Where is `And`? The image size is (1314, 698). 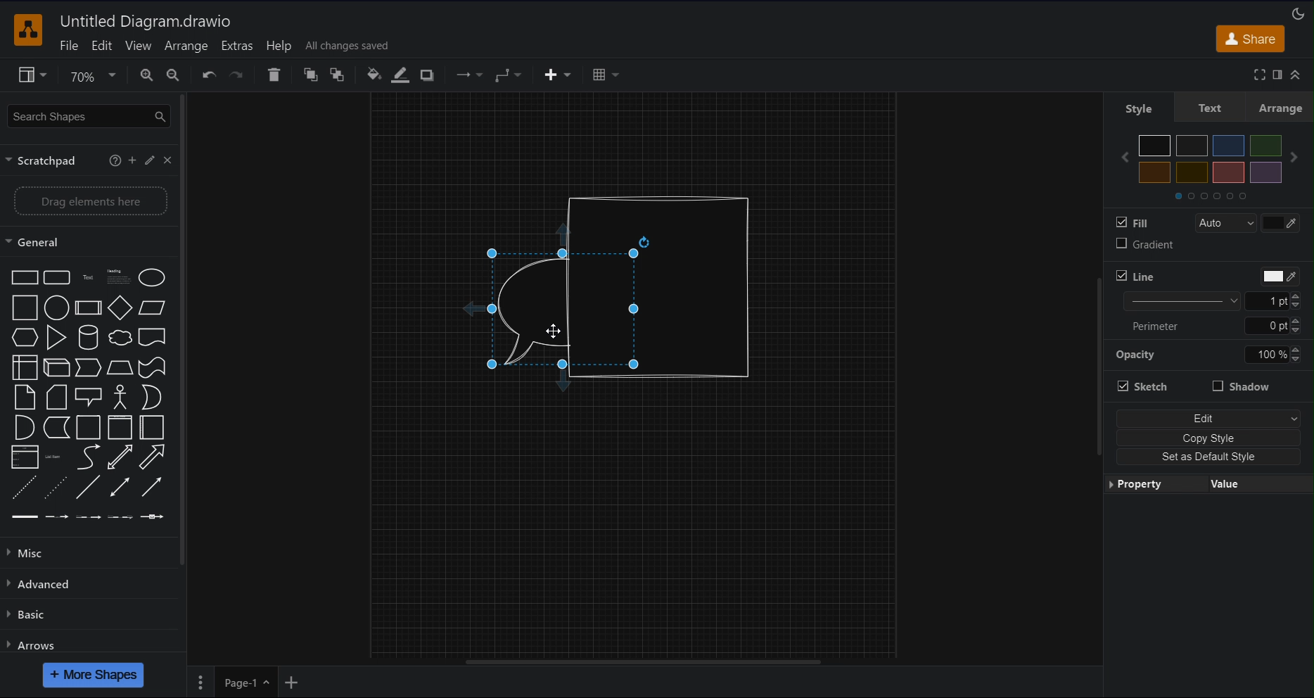
And is located at coordinates (25, 427).